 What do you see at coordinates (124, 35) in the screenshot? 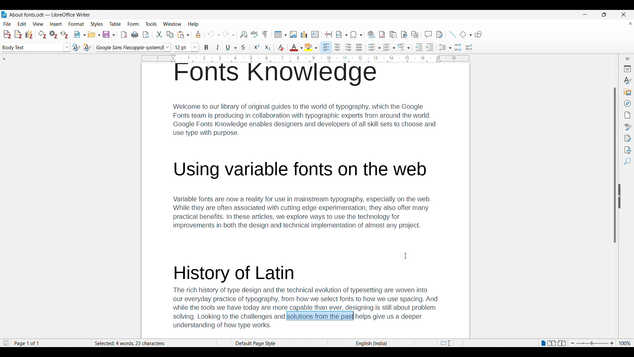
I see `Export directly as PDF` at bounding box center [124, 35].